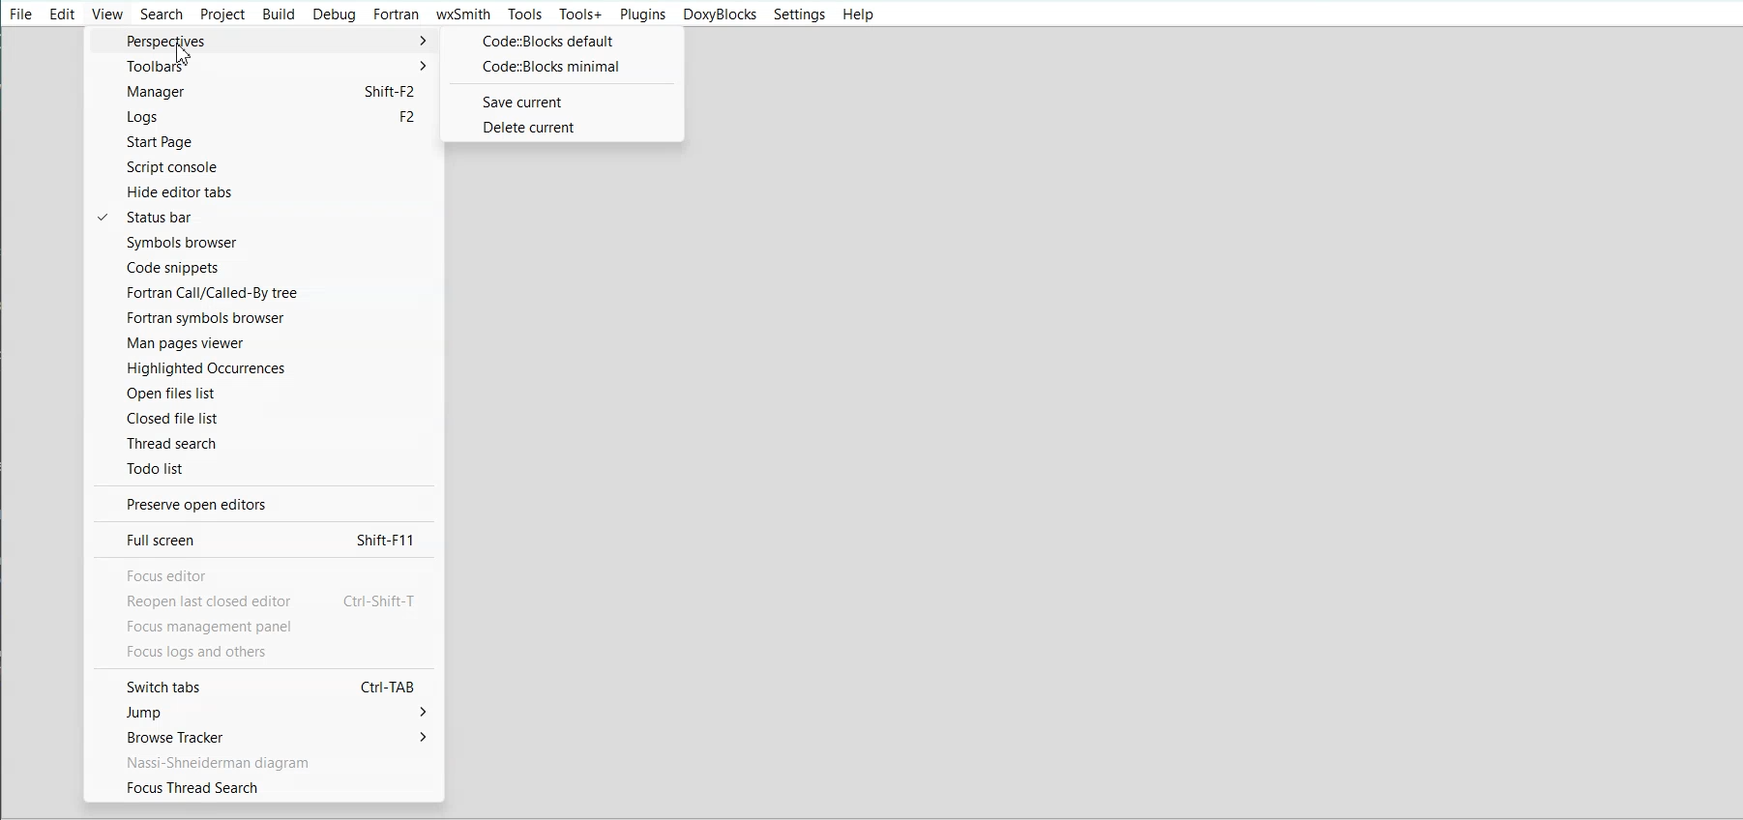 This screenshot has width=1743, height=820. Describe the element at coordinates (268, 613) in the screenshot. I see `text` at that location.